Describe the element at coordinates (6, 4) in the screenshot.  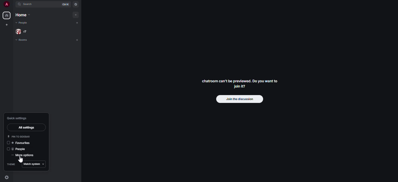
I see `profile` at that location.